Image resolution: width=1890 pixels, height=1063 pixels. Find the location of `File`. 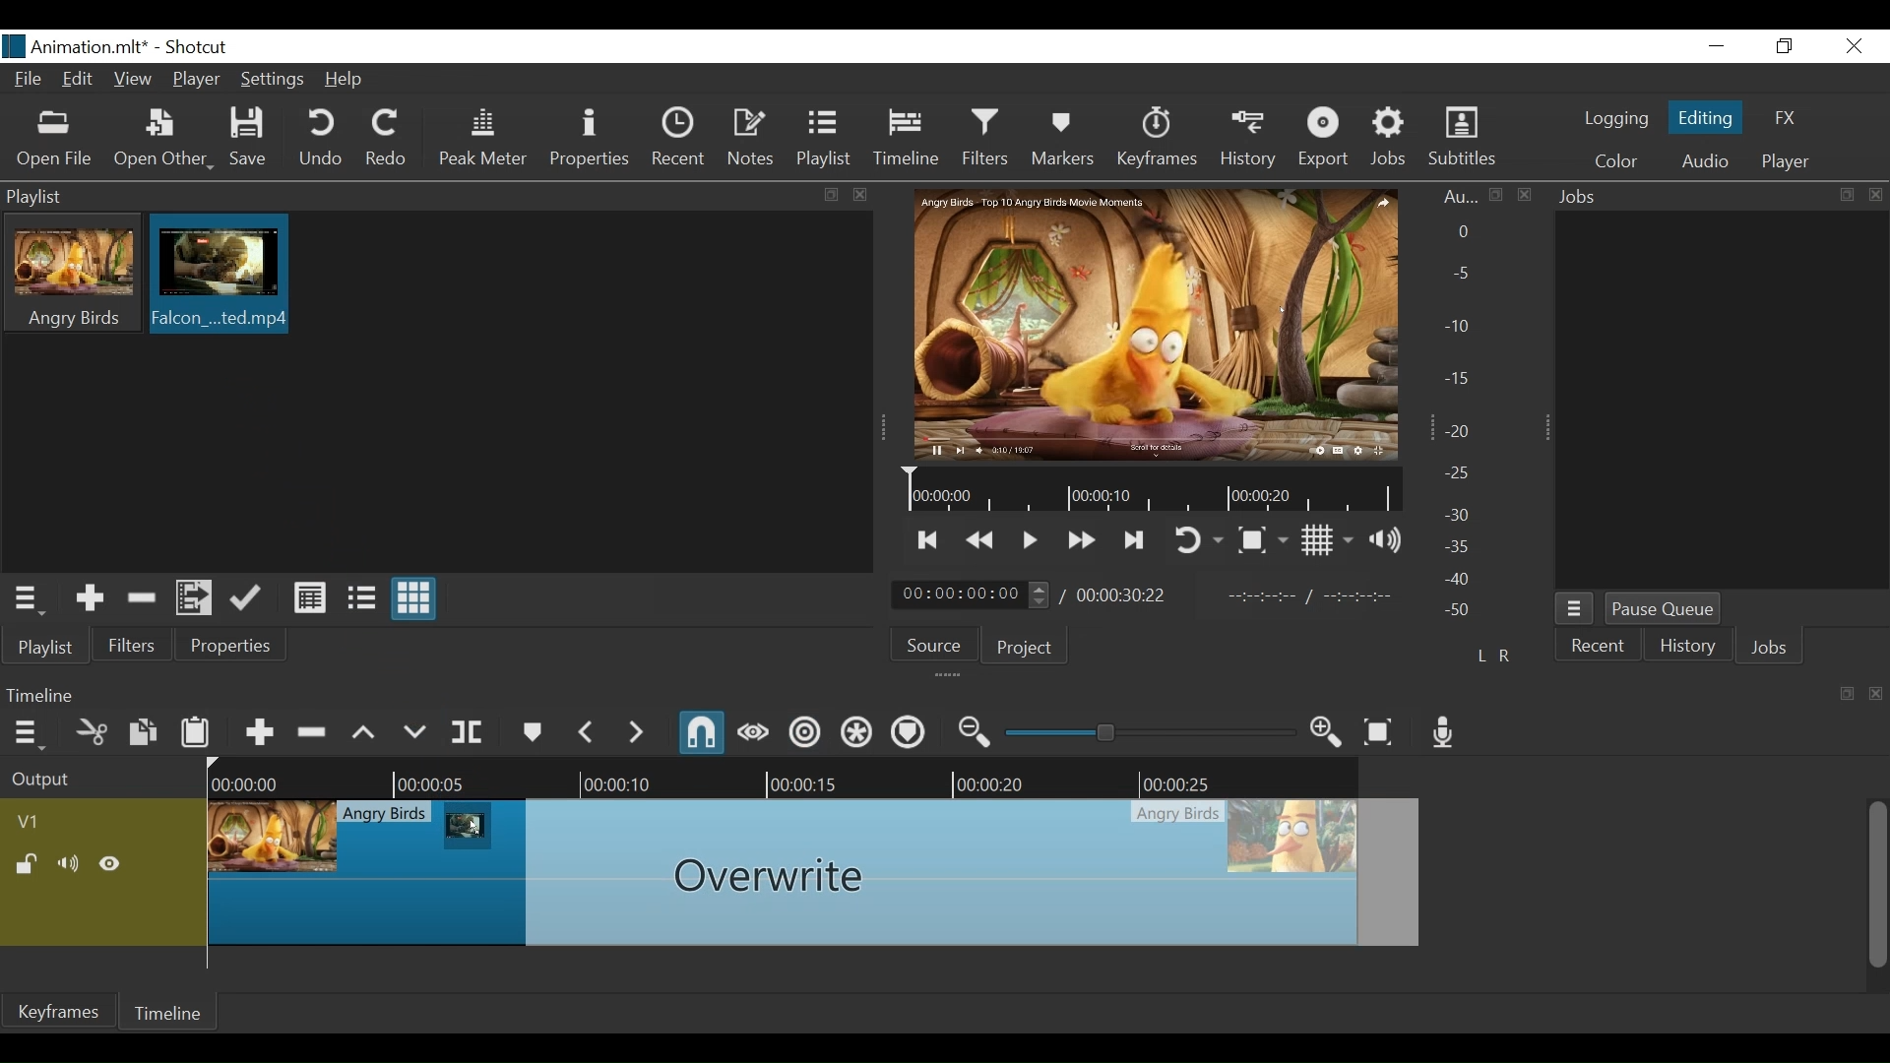

File is located at coordinates (28, 78).